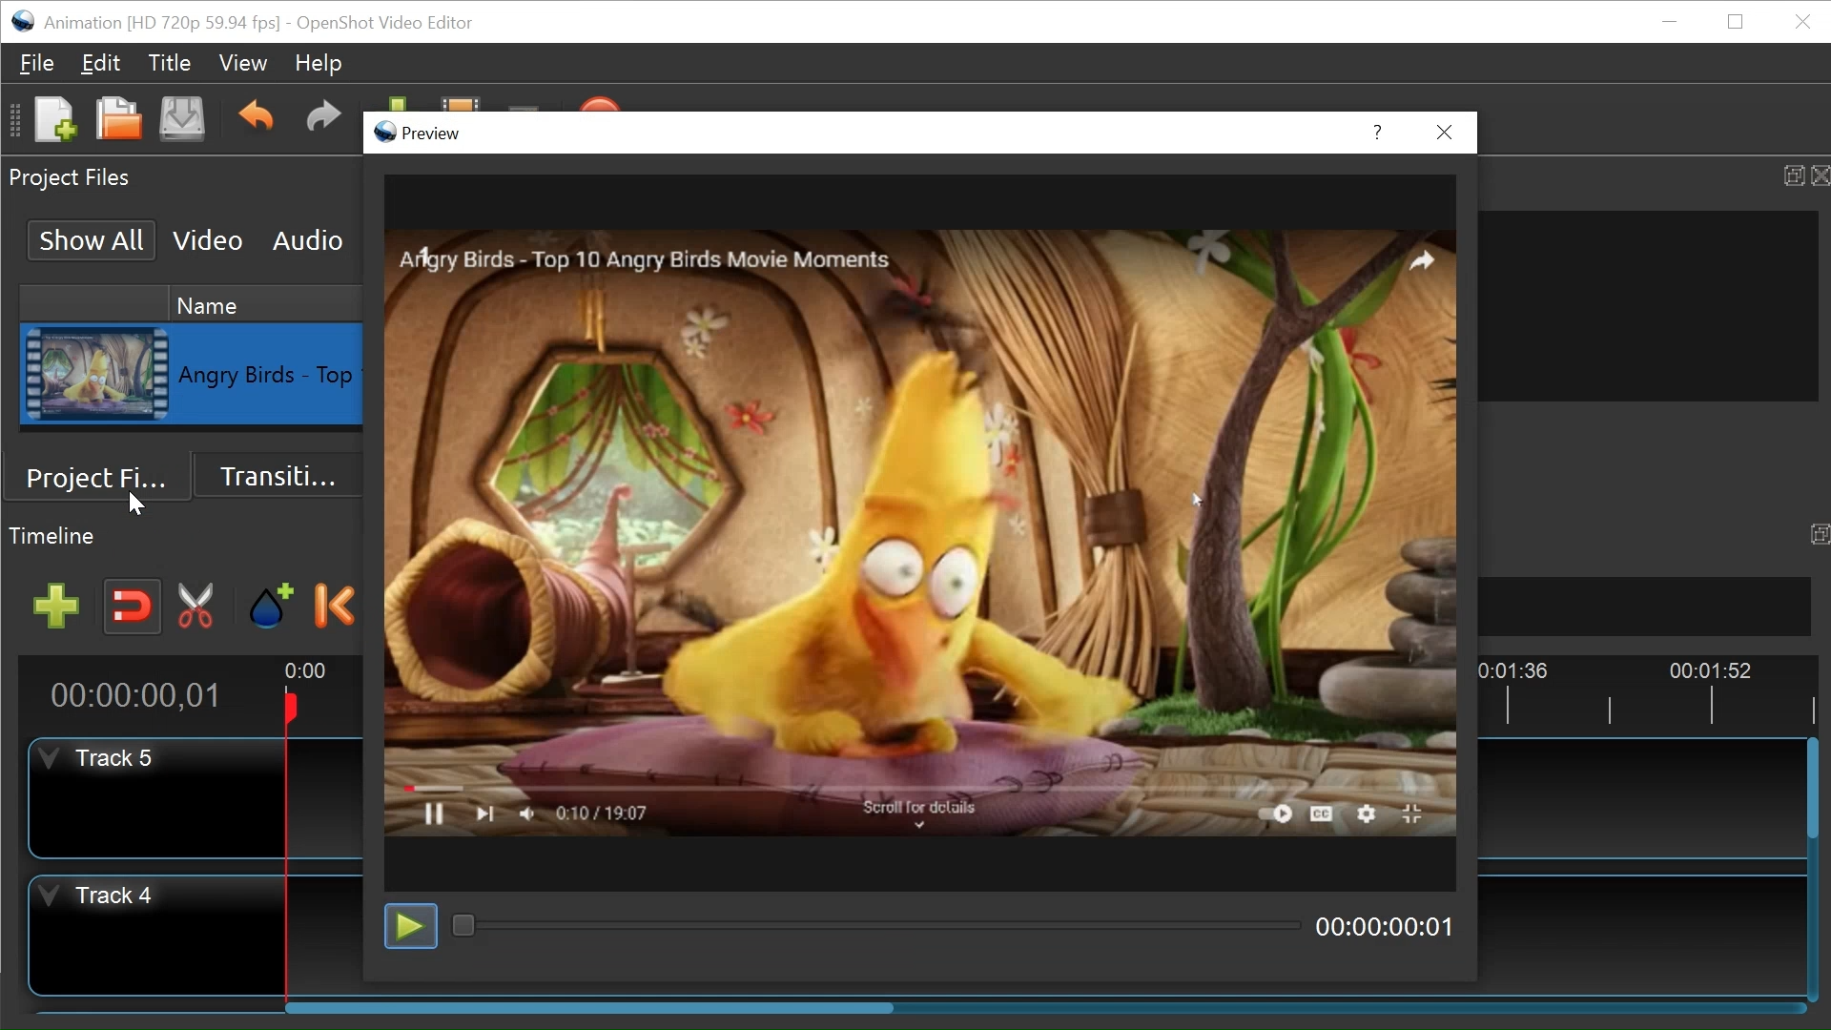 Image resolution: width=1831 pixels, height=1030 pixels. What do you see at coordinates (1819, 174) in the screenshot?
I see `Close` at bounding box center [1819, 174].